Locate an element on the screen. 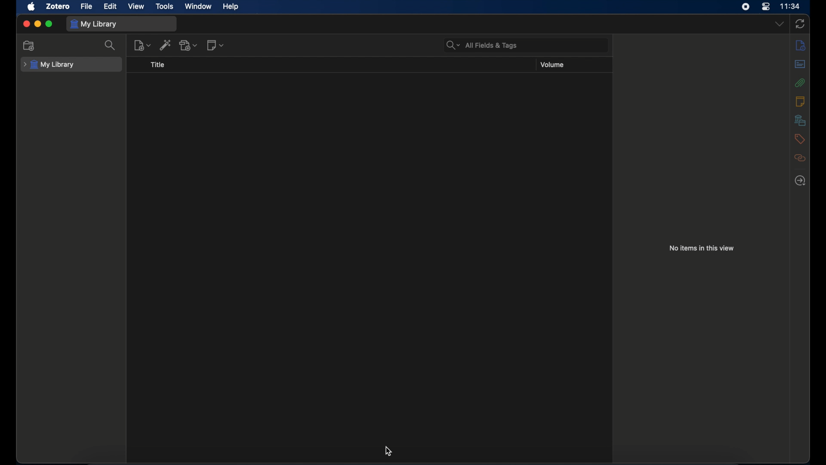 This screenshot has width=826, height=465. add item by identifier is located at coordinates (166, 45).